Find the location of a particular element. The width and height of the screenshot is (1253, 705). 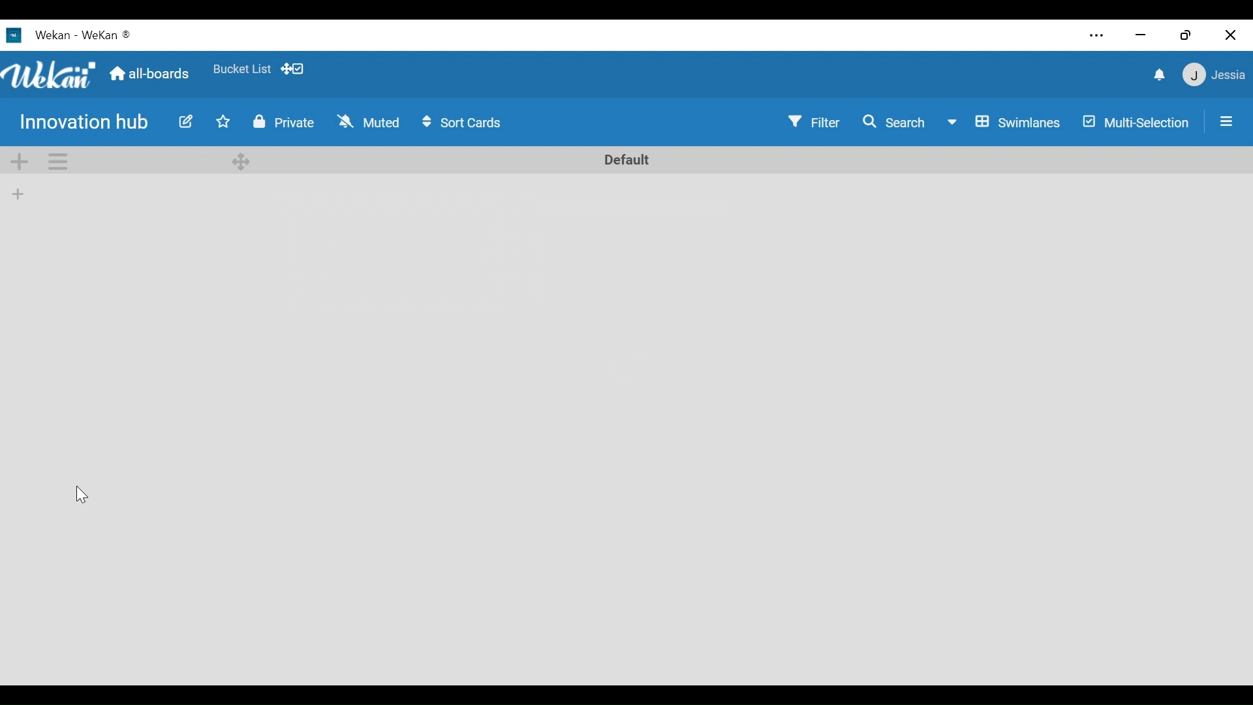

Desktop drag handles is located at coordinates (292, 69).